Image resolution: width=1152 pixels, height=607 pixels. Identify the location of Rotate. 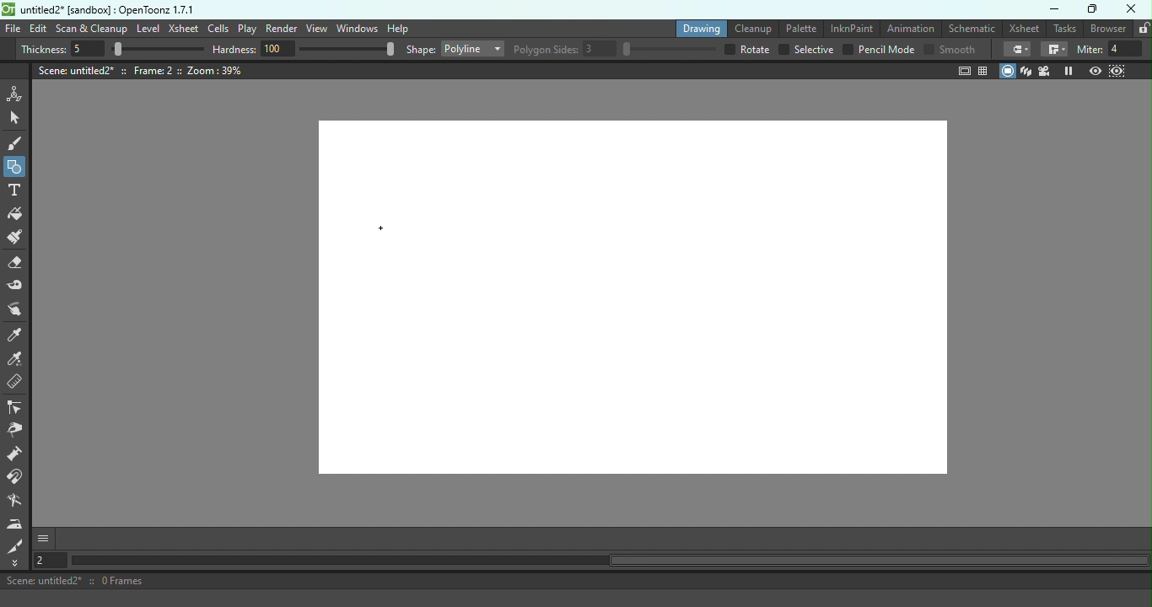
(747, 50).